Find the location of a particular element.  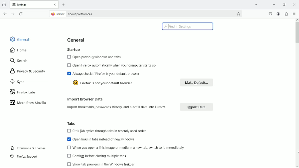

Sync is located at coordinates (16, 81).